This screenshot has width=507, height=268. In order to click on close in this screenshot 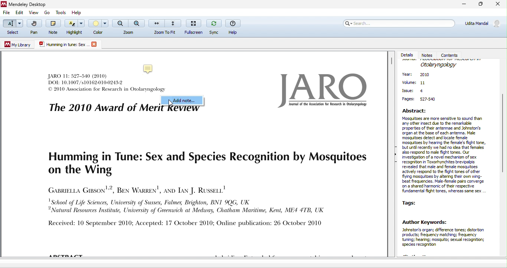, I will do `click(498, 4)`.